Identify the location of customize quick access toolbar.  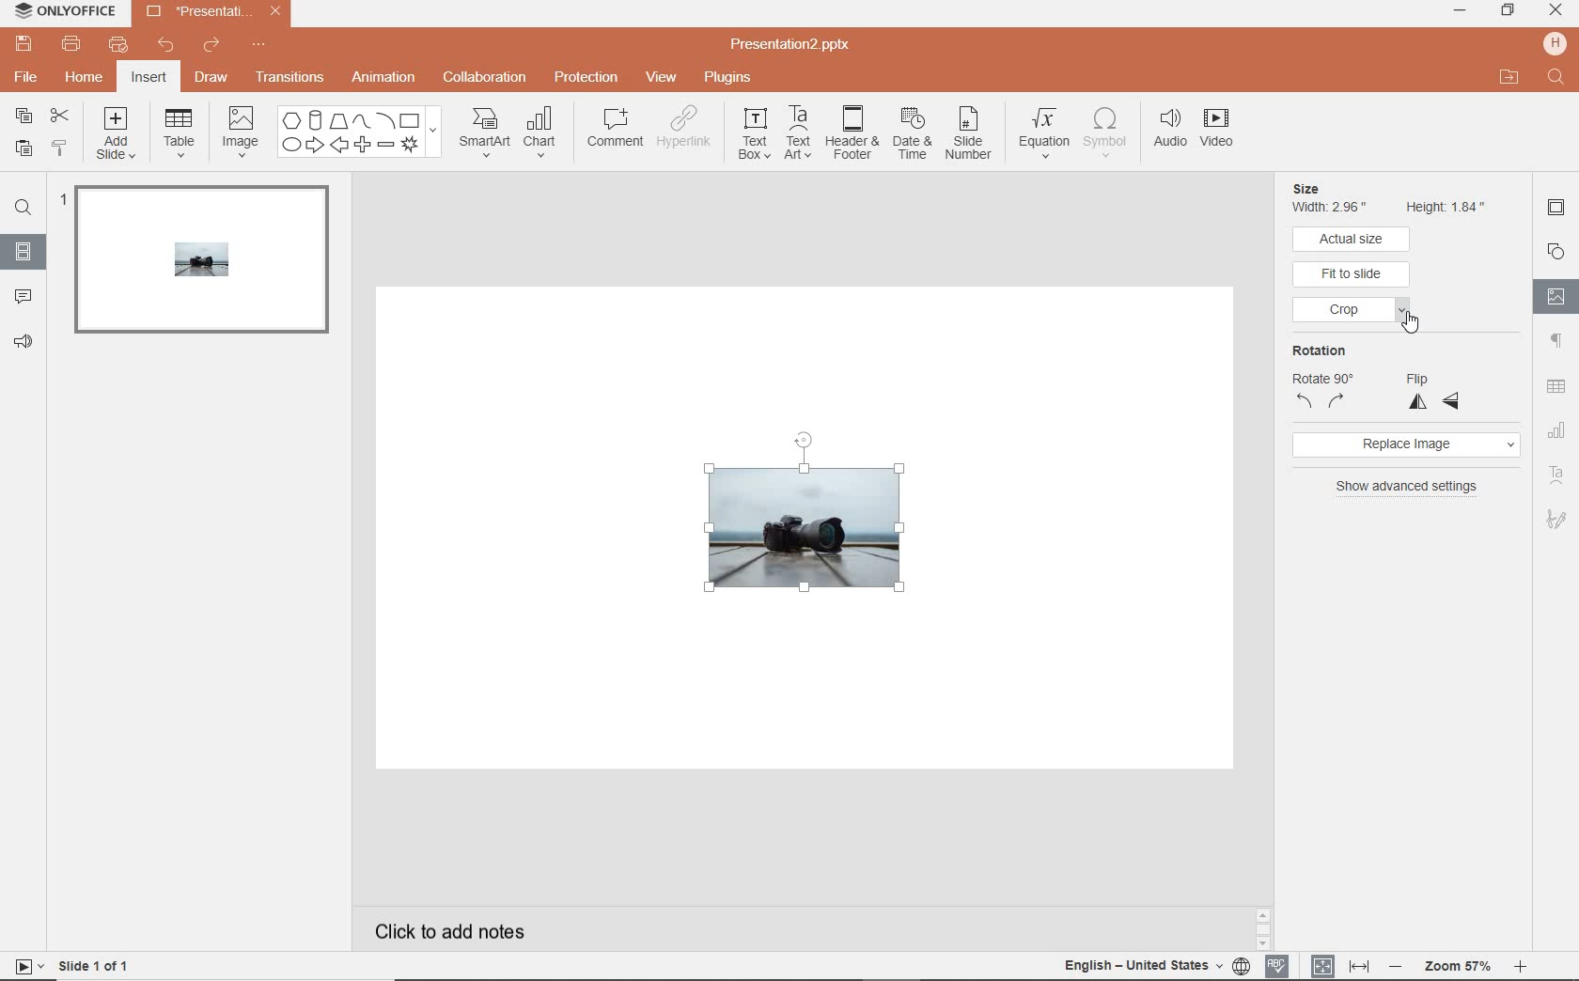
(270, 48).